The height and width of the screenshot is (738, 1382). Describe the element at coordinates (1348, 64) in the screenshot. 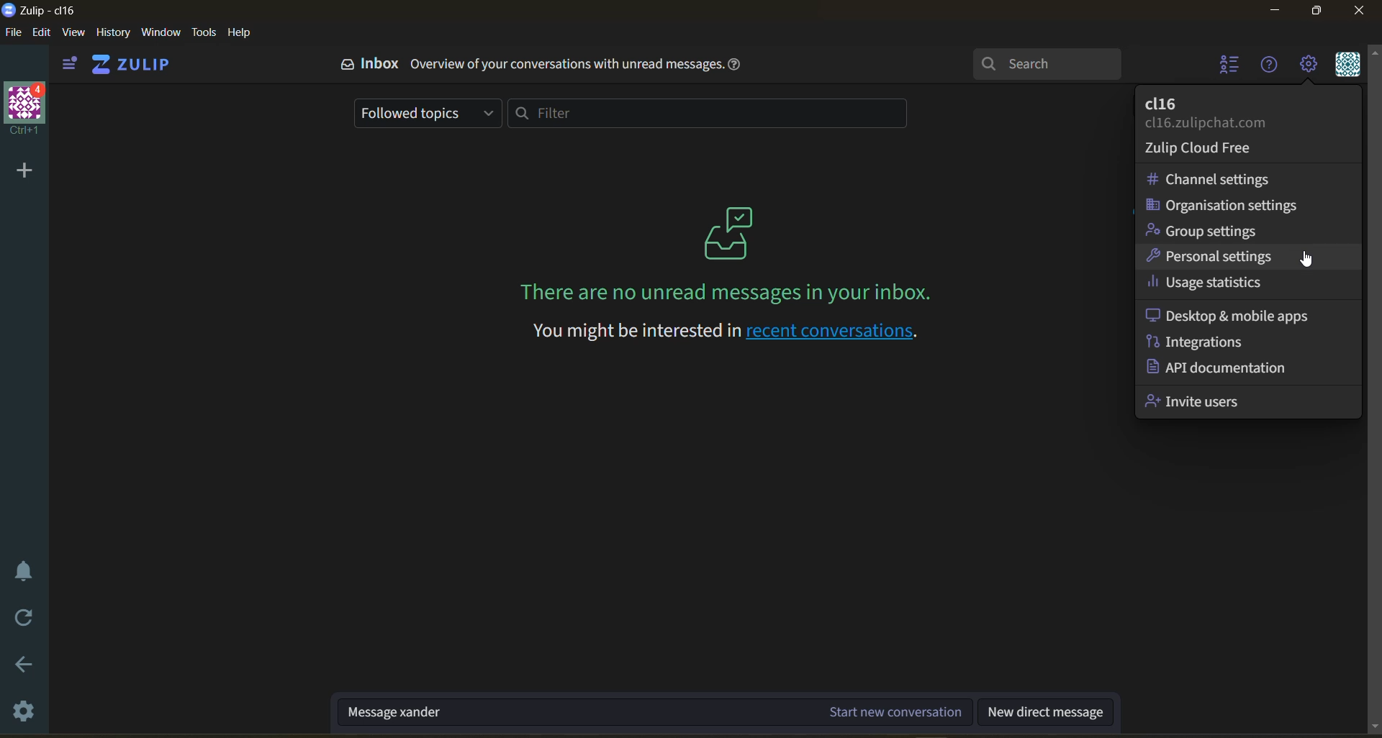

I see `personal menu` at that location.